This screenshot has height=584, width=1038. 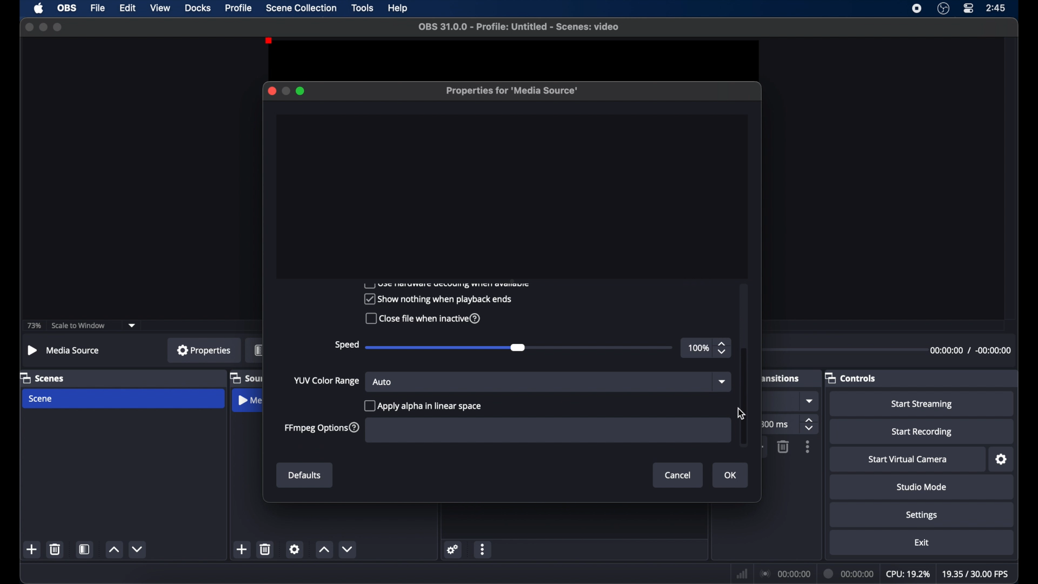 What do you see at coordinates (448, 347) in the screenshot?
I see `slider` at bounding box center [448, 347].